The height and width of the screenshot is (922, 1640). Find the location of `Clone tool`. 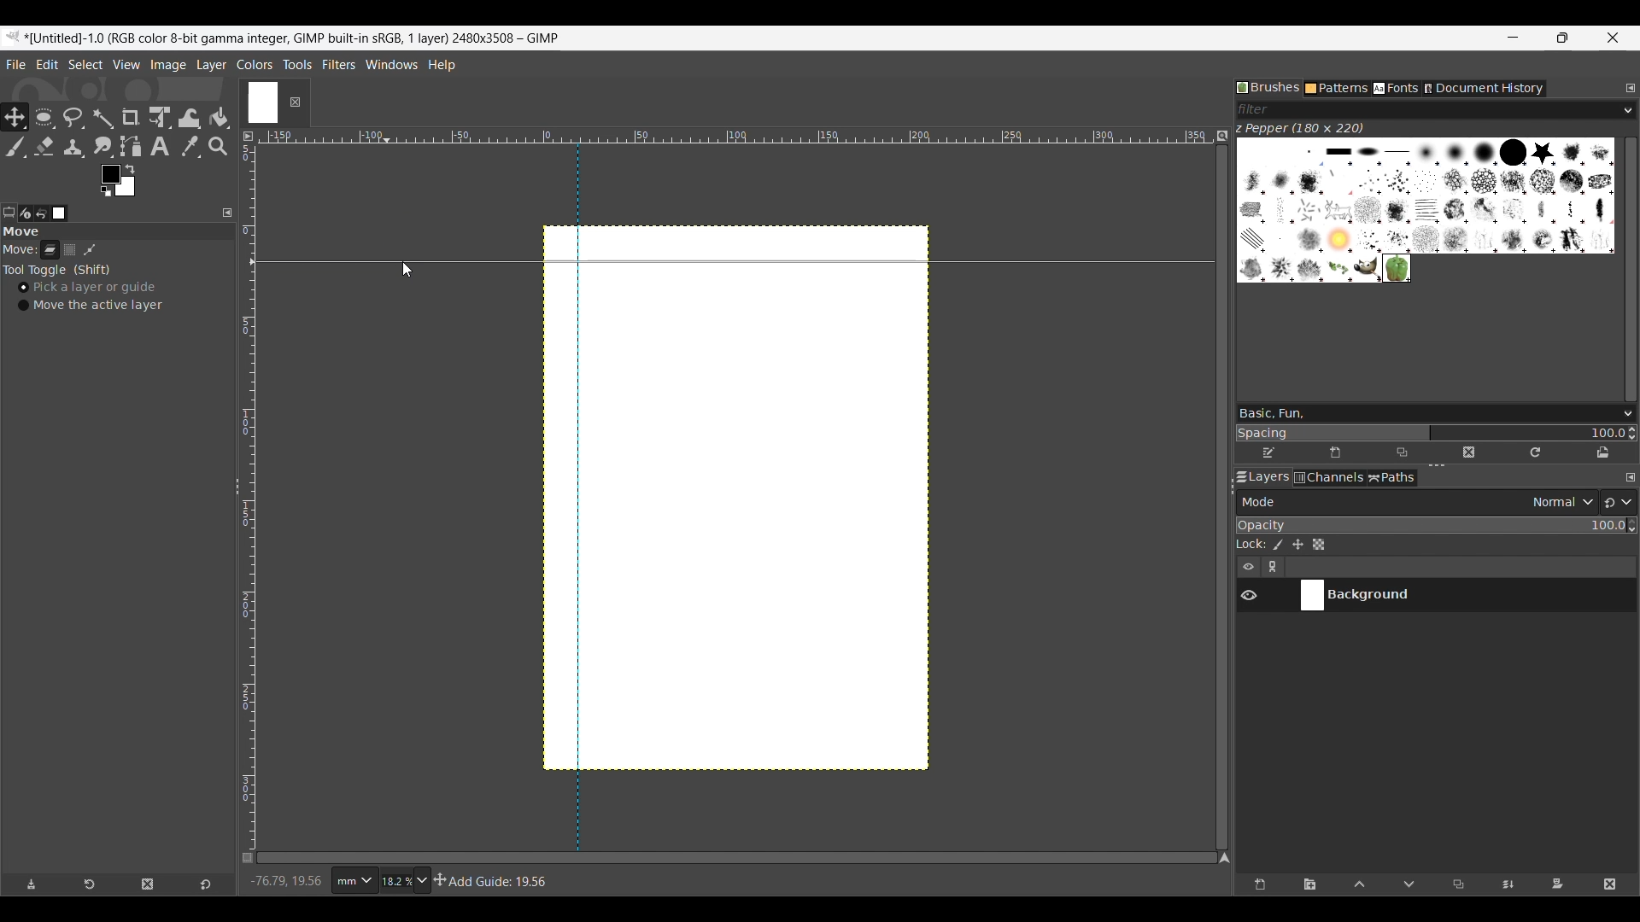

Clone tool is located at coordinates (74, 148).